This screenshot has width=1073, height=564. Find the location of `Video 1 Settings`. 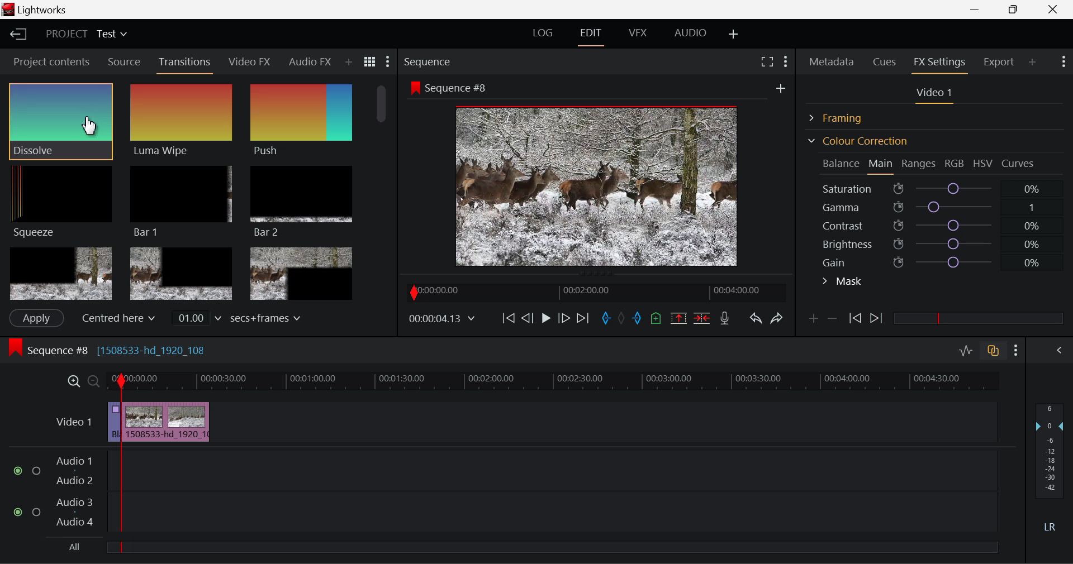

Video 1 Settings is located at coordinates (936, 95).